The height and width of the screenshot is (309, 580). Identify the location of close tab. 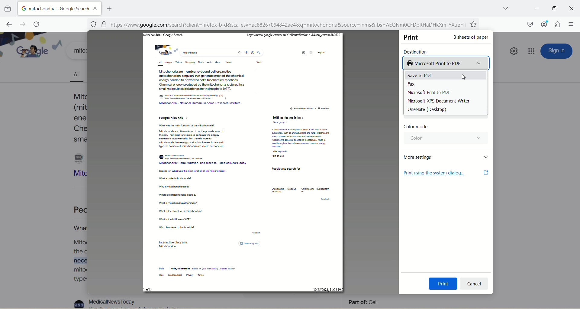
(96, 8).